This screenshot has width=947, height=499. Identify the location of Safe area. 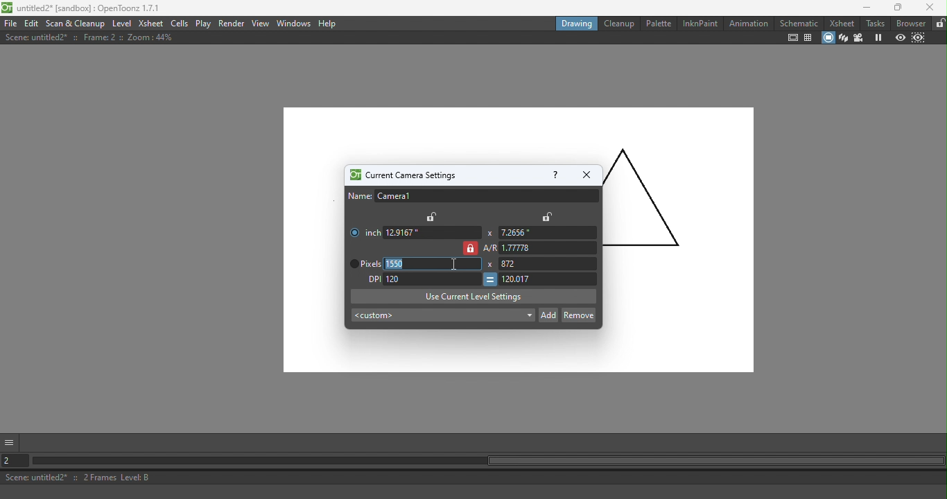
(793, 38).